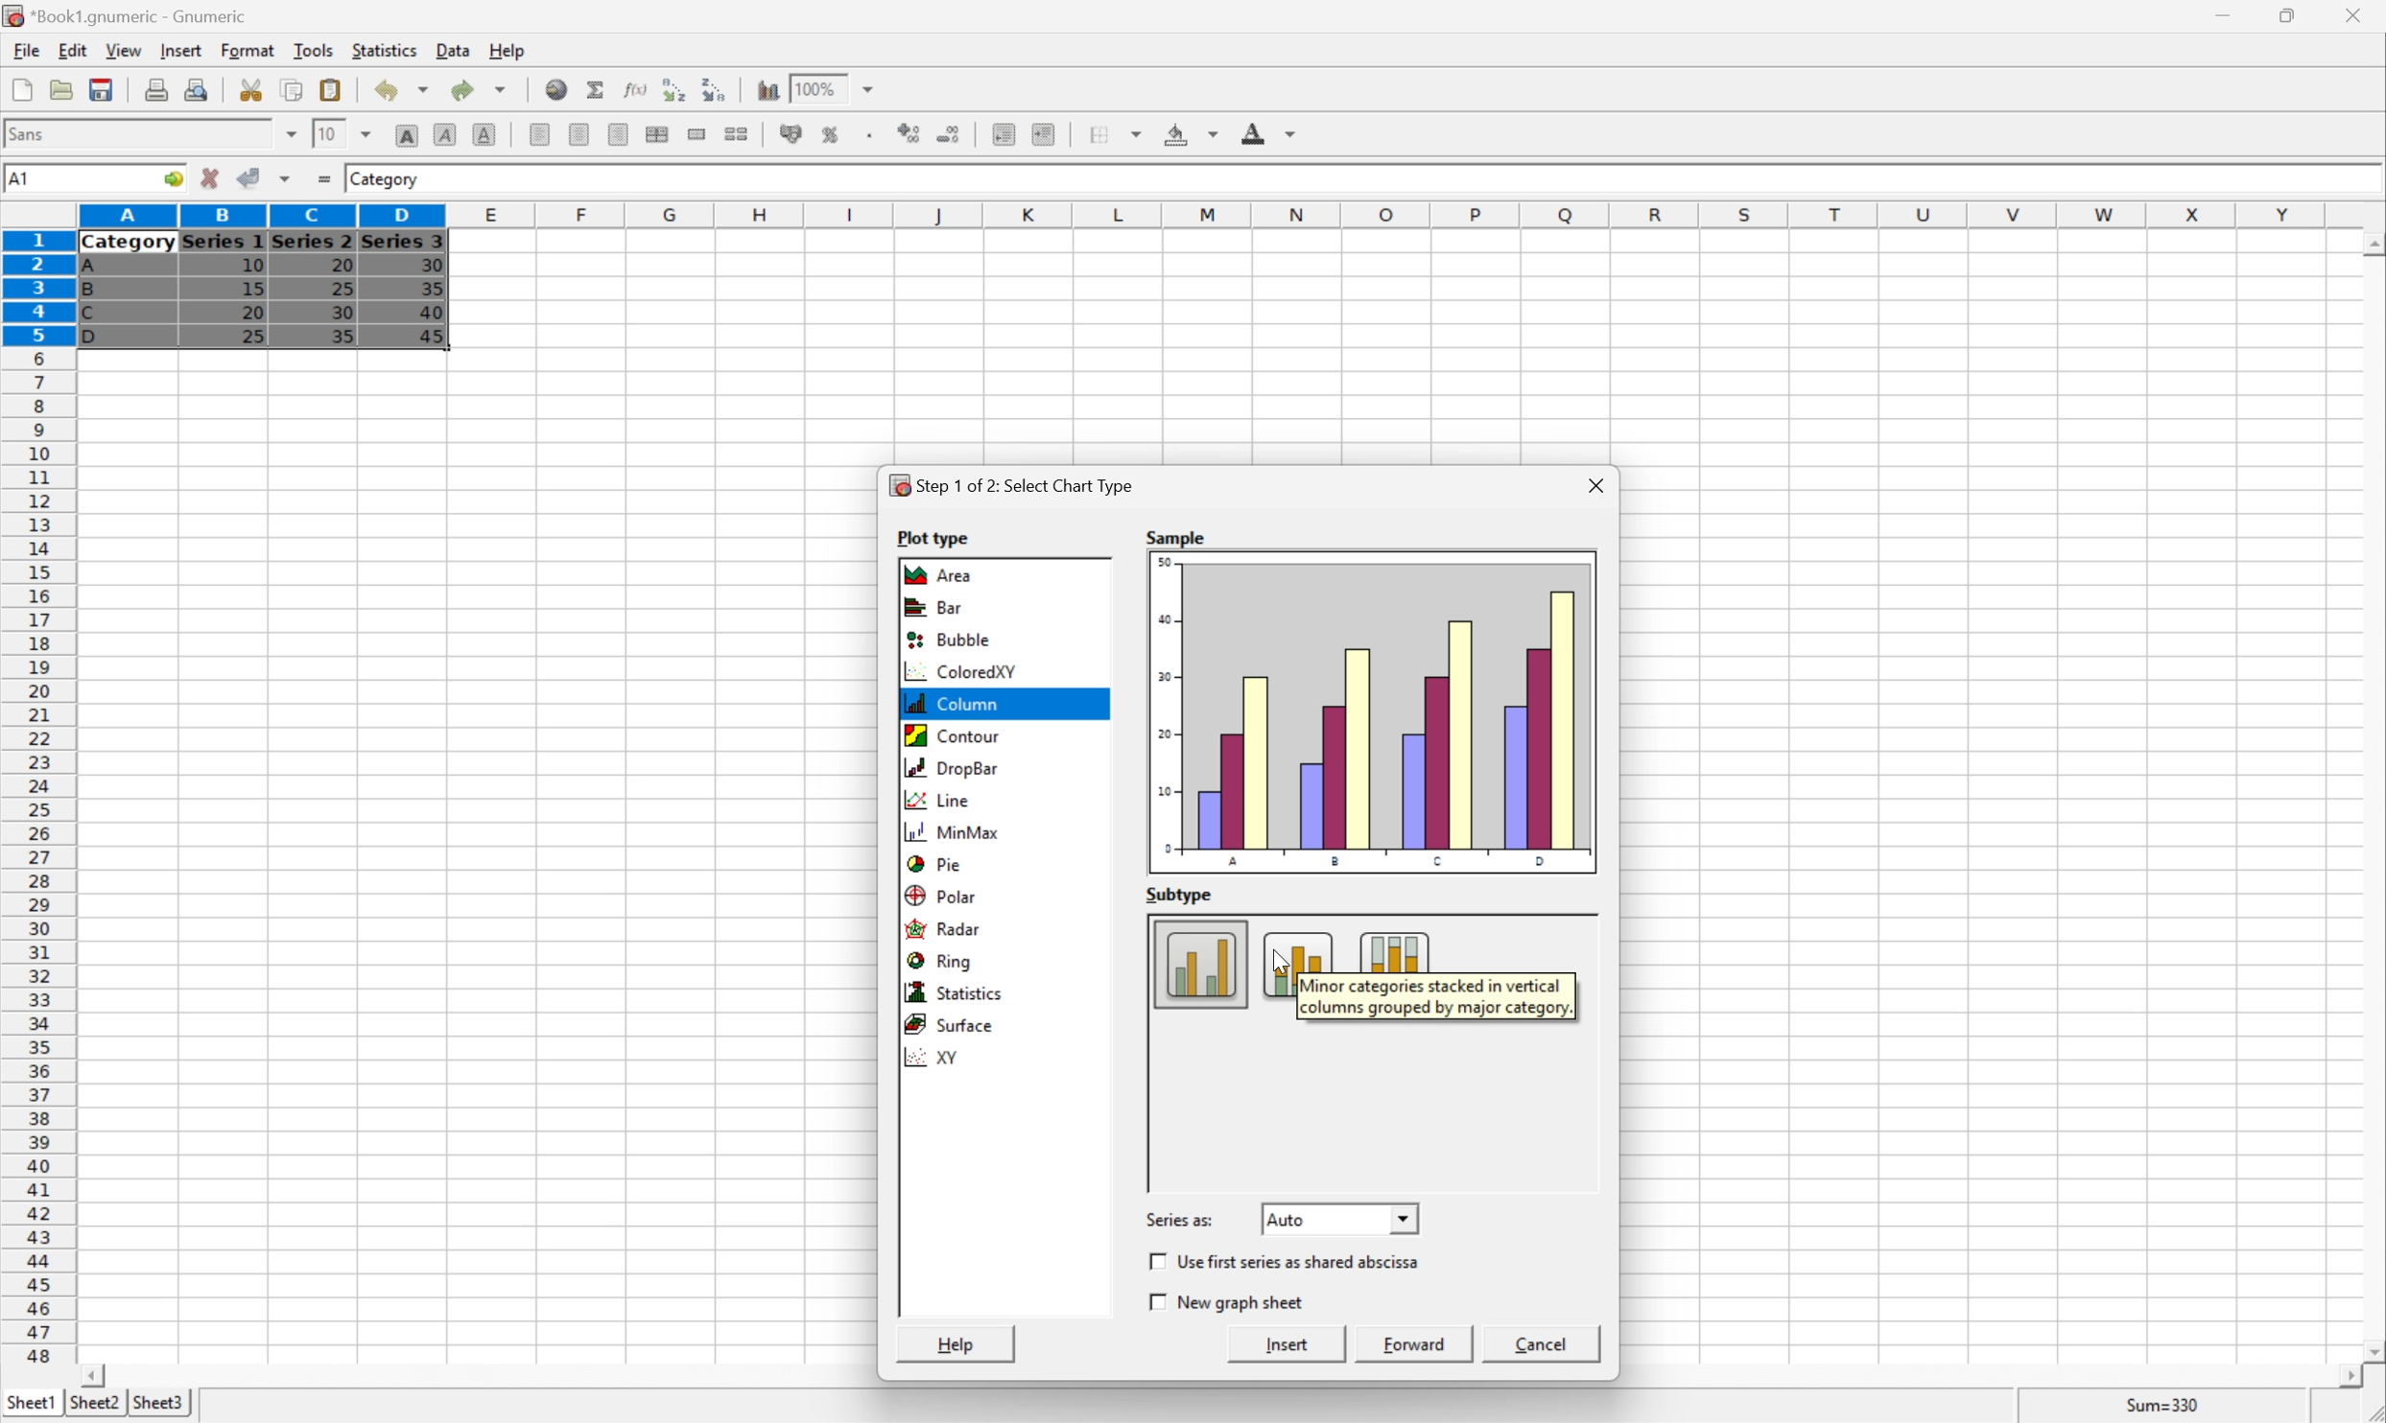 Image resolution: width=2386 pixels, height=1423 pixels. Describe the element at coordinates (91, 268) in the screenshot. I see `A` at that location.